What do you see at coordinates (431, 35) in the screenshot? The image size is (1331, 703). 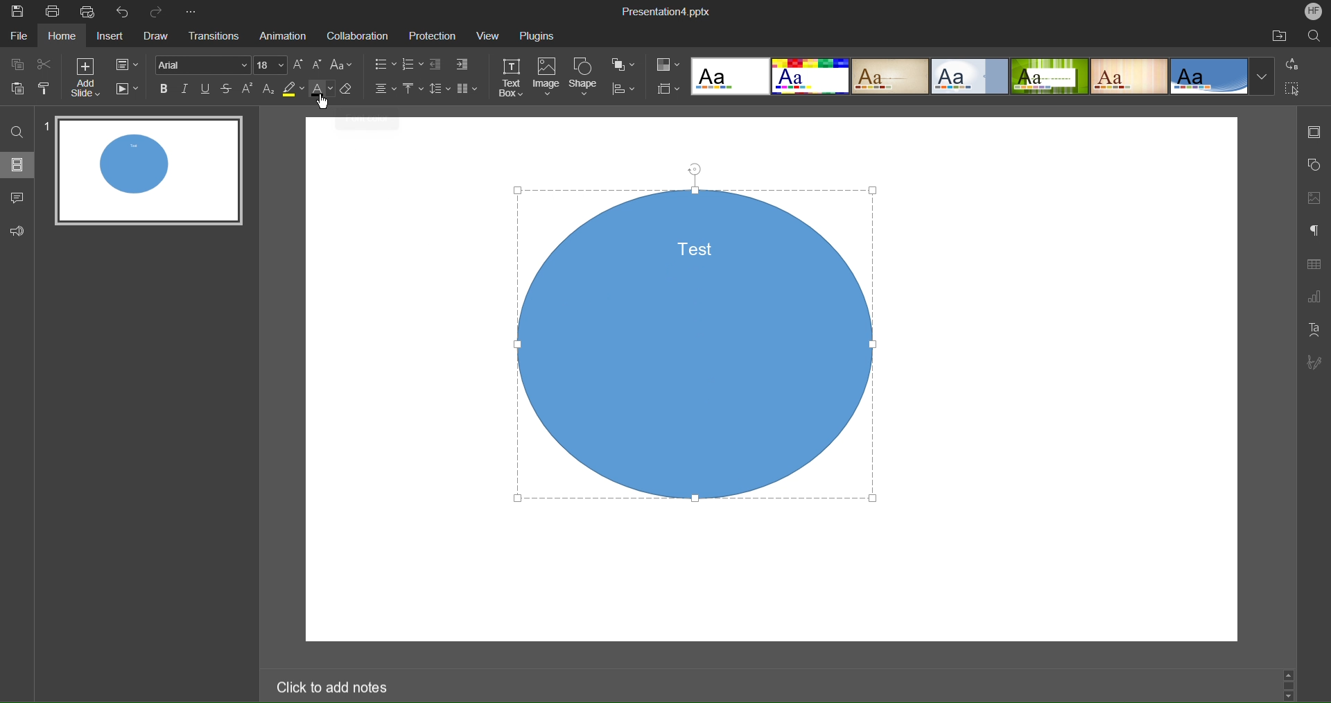 I see `Protection` at bounding box center [431, 35].